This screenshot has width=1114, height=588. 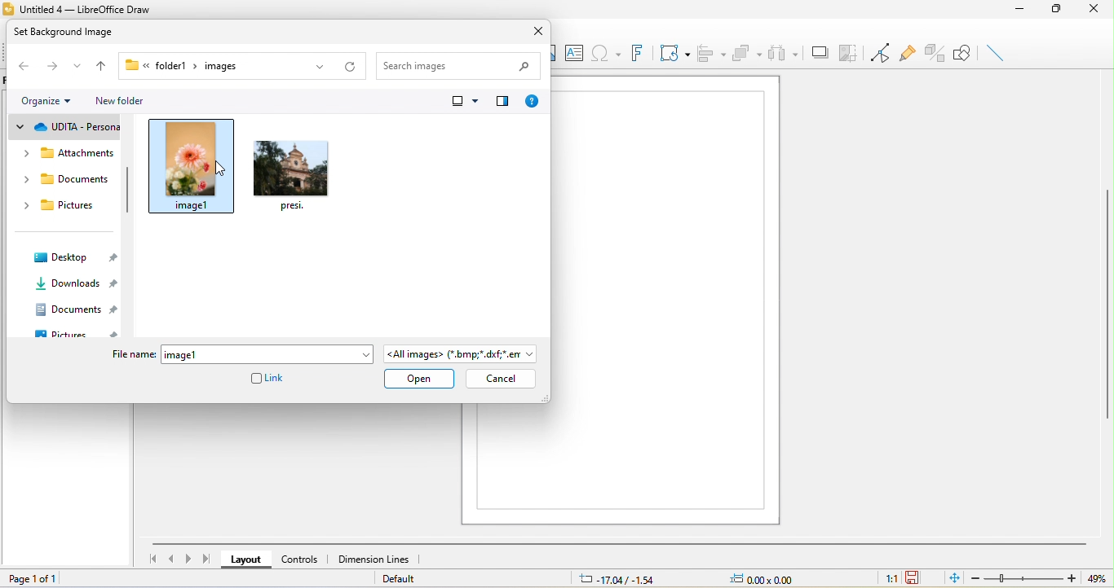 I want to click on 1:1, so click(x=881, y=579).